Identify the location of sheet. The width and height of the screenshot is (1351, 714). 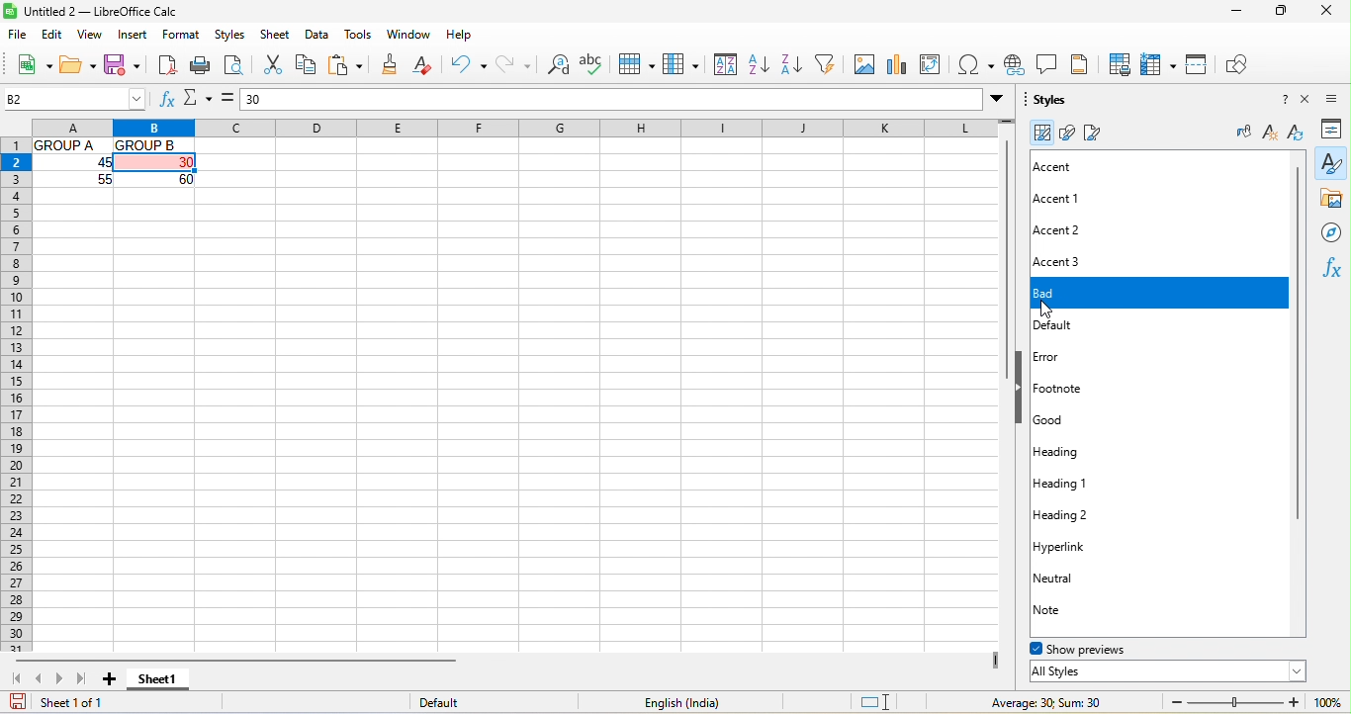
(277, 35).